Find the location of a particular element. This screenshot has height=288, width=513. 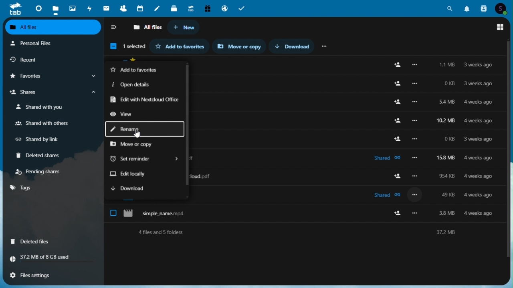

pending shares is located at coordinates (40, 172).